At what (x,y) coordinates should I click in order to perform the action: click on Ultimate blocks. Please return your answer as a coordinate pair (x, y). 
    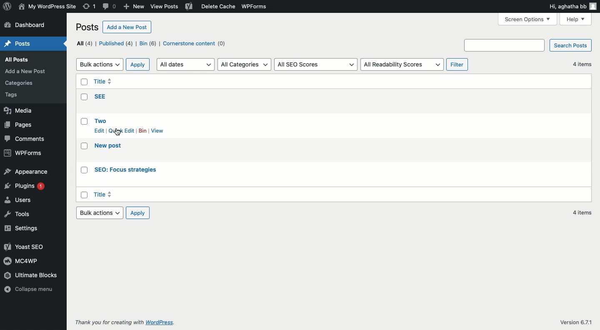
    Looking at the image, I should click on (37, 276).